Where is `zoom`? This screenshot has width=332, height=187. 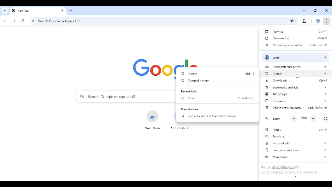 zoom is located at coordinates (273, 119).